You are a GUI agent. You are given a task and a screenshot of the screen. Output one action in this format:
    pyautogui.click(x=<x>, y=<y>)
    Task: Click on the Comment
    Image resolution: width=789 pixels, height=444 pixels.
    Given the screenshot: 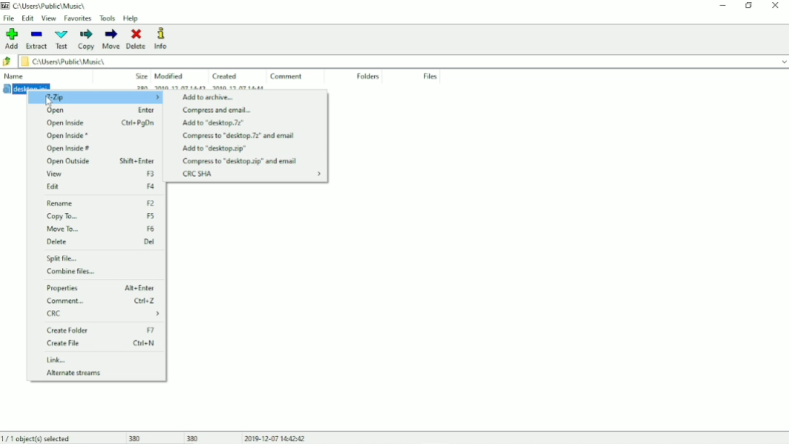 What is the action you would take?
    pyautogui.click(x=288, y=77)
    